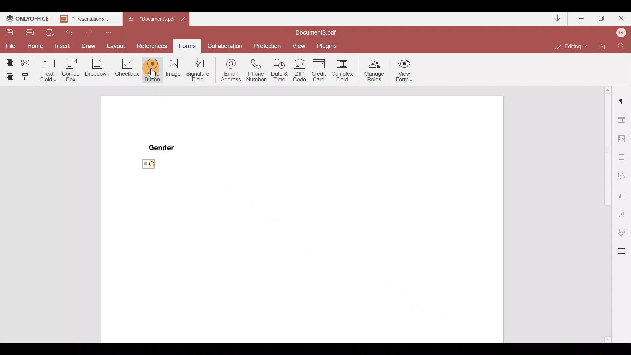 The image size is (631, 355). Describe the element at coordinates (157, 71) in the screenshot. I see `Cursor` at that location.